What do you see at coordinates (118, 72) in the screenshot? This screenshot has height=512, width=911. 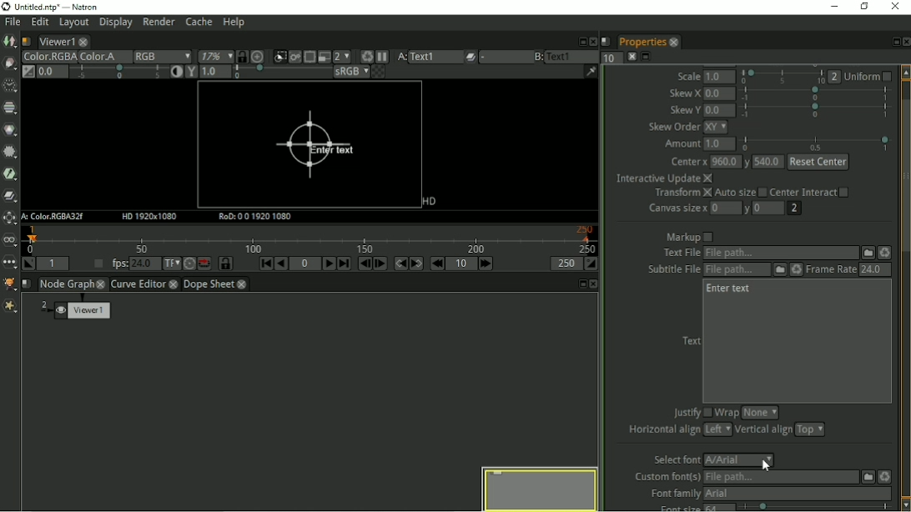 I see `selection bar` at bounding box center [118, 72].